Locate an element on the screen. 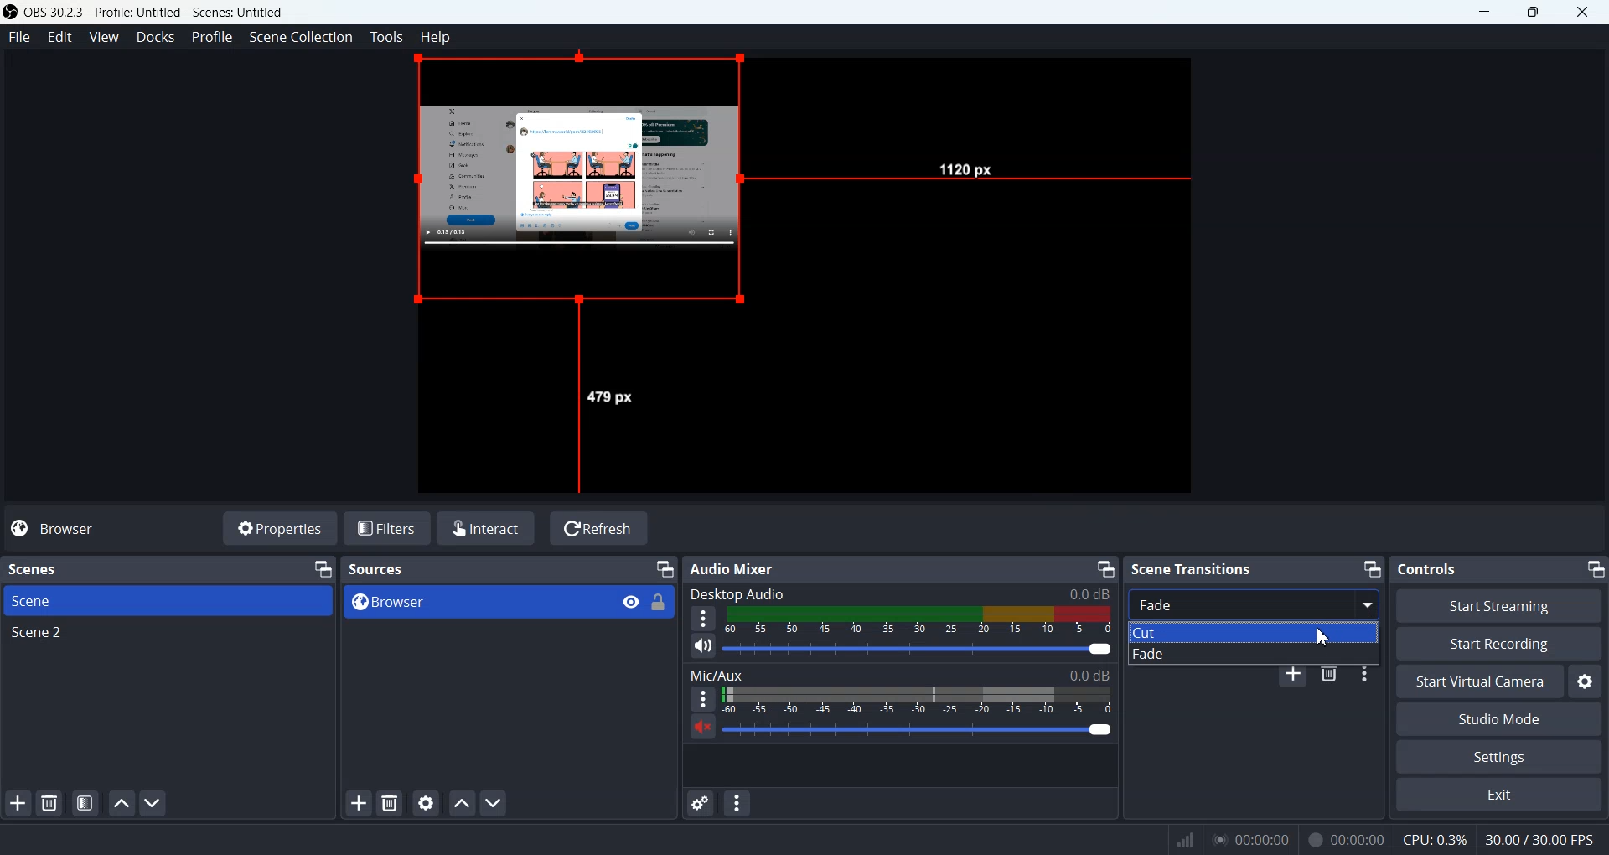  Scene is located at coordinates (167, 600).